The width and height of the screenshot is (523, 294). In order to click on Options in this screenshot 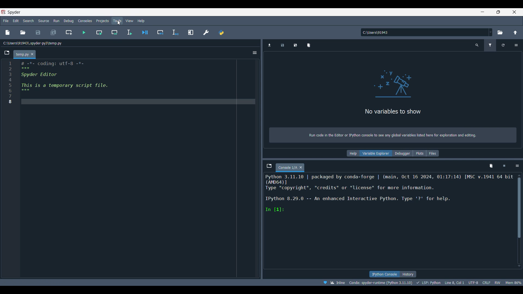, I will do `click(516, 45)`.